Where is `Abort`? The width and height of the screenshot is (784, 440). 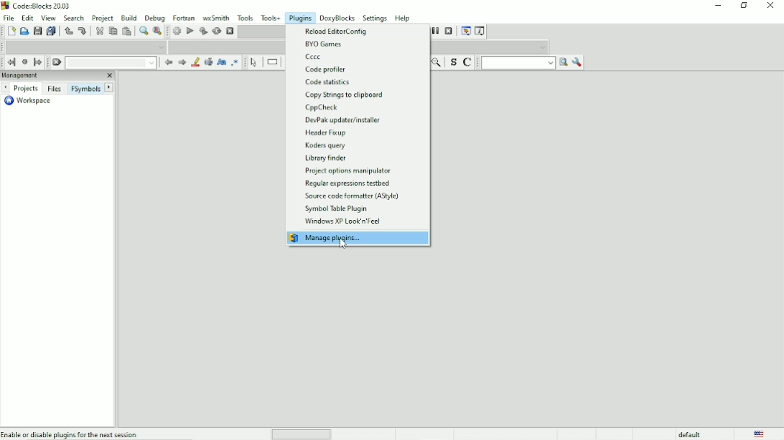
Abort is located at coordinates (230, 32).